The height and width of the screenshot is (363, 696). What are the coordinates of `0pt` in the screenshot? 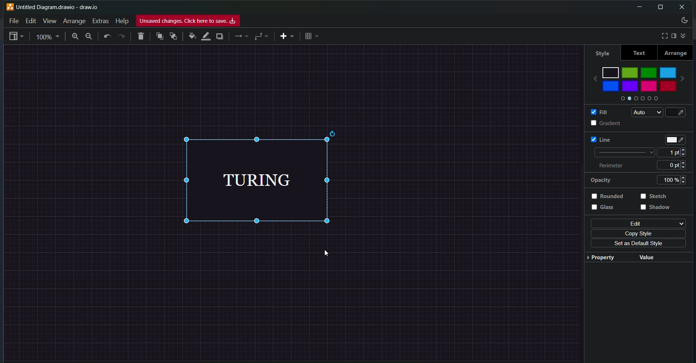 It's located at (677, 165).